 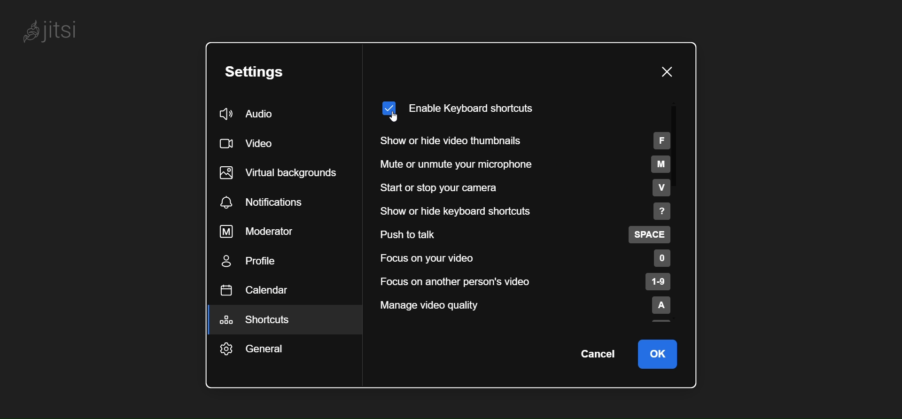 What do you see at coordinates (527, 258) in the screenshot?
I see `focus on your video` at bounding box center [527, 258].